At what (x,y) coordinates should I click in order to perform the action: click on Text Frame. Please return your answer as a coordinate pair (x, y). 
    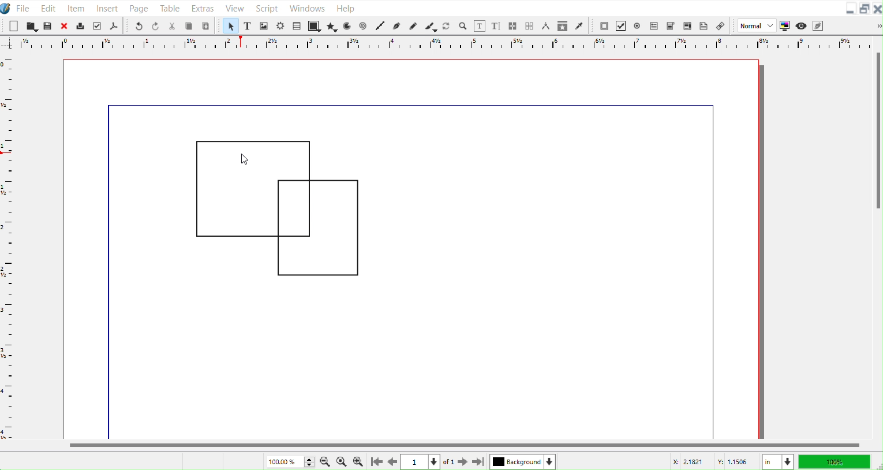
    Looking at the image, I should click on (248, 25).